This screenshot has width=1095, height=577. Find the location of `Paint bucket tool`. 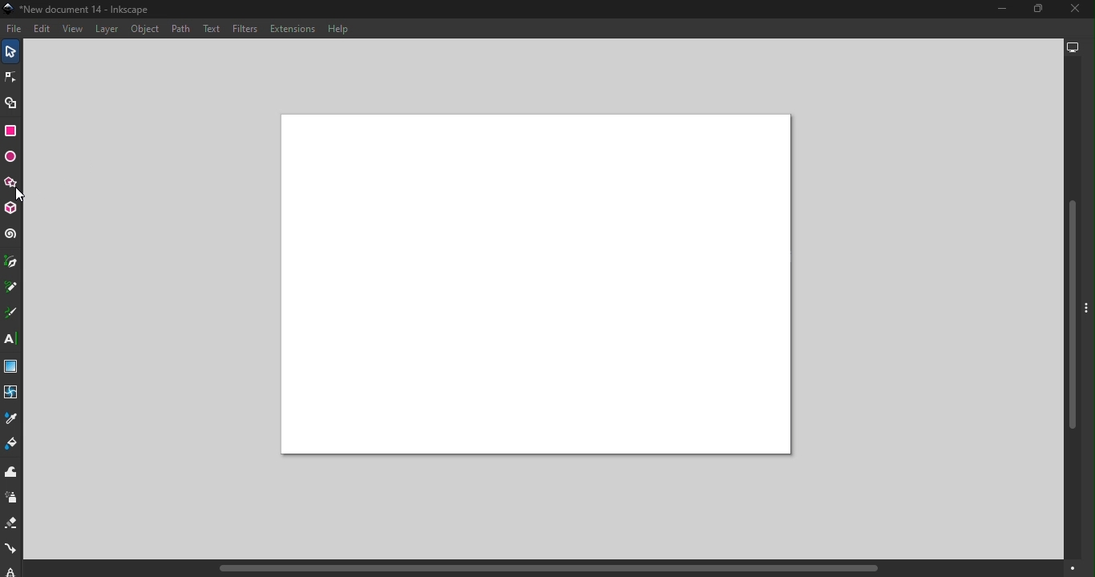

Paint bucket tool is located at coordinates (13, 446).